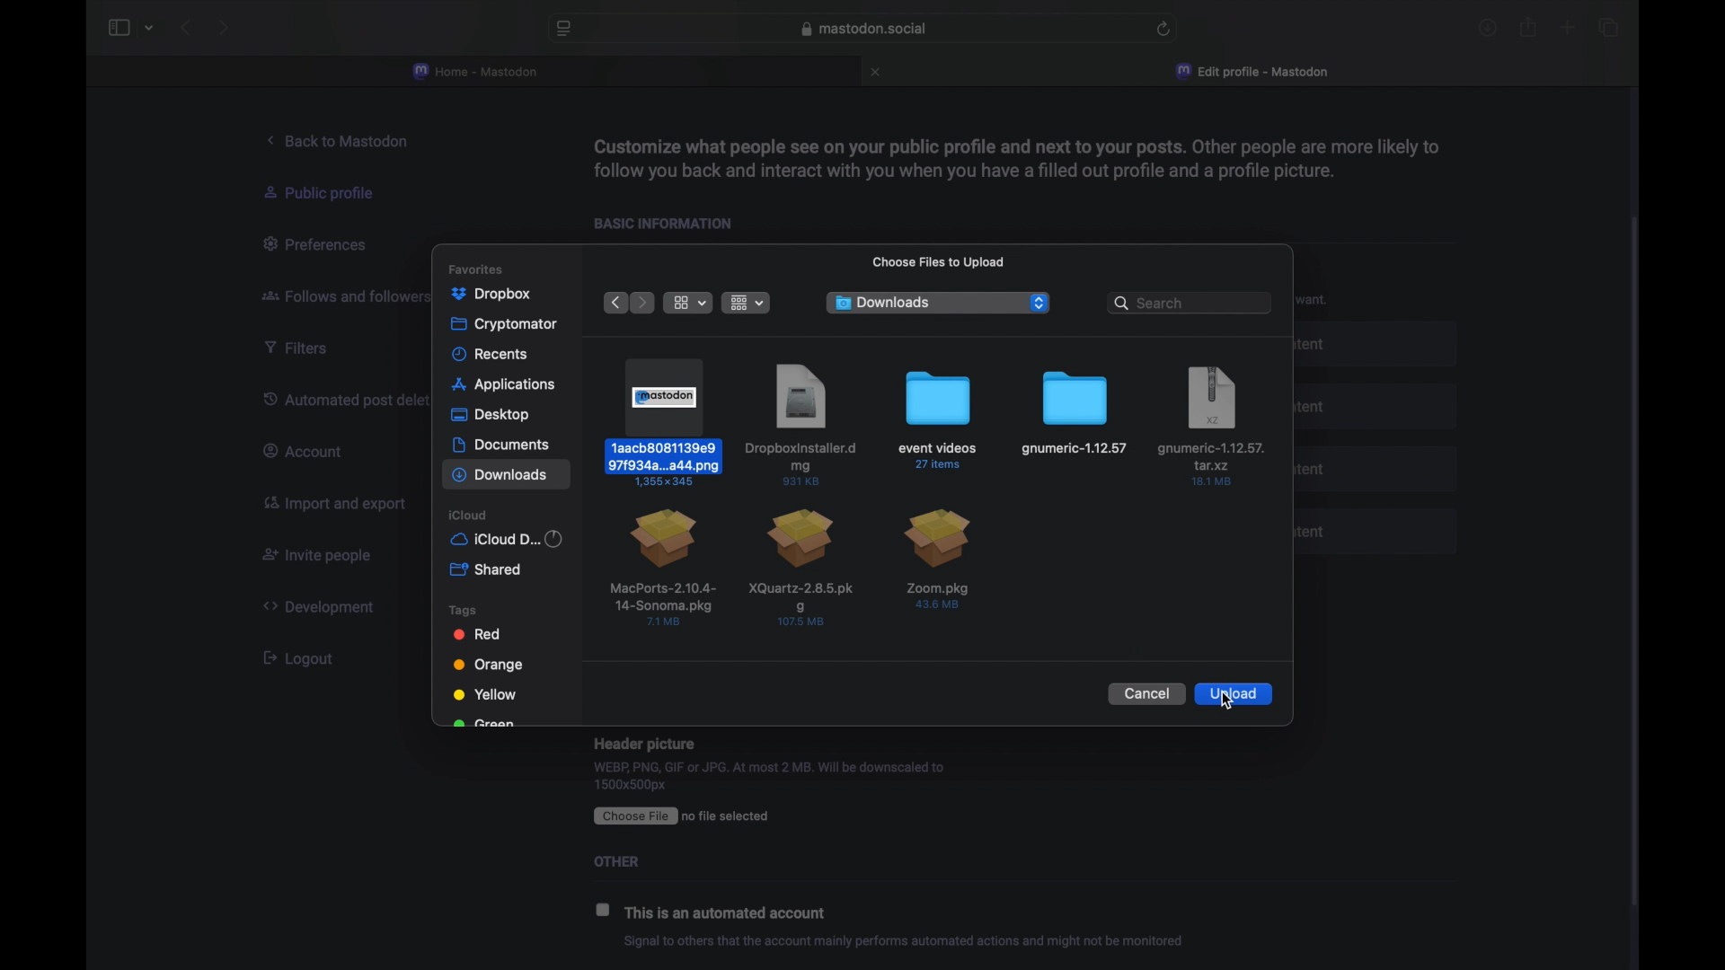  I want to click on cryptomator, so click(505, 324).